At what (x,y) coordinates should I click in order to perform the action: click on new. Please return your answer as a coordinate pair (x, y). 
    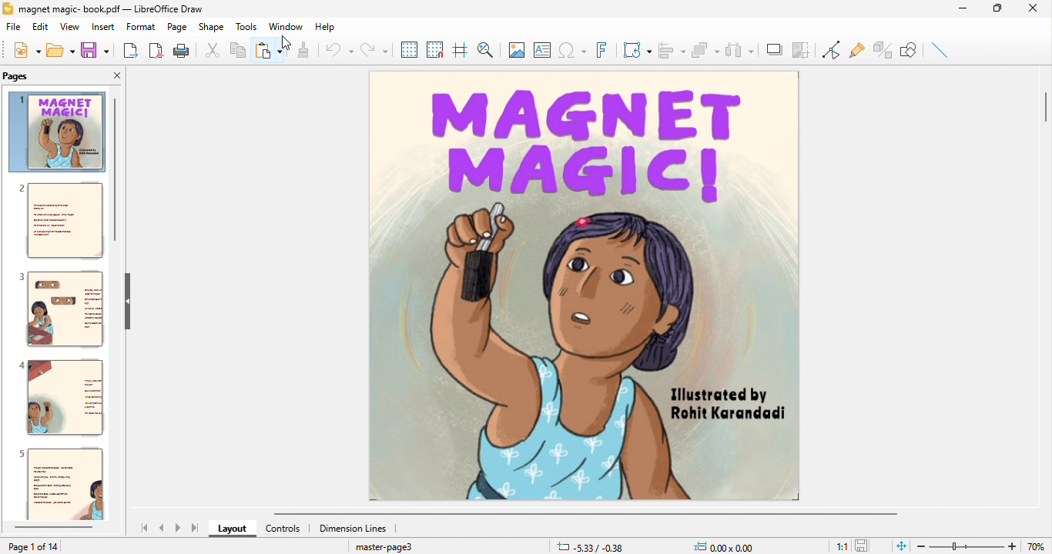
    Looking at the image, I should click on (24, 52).